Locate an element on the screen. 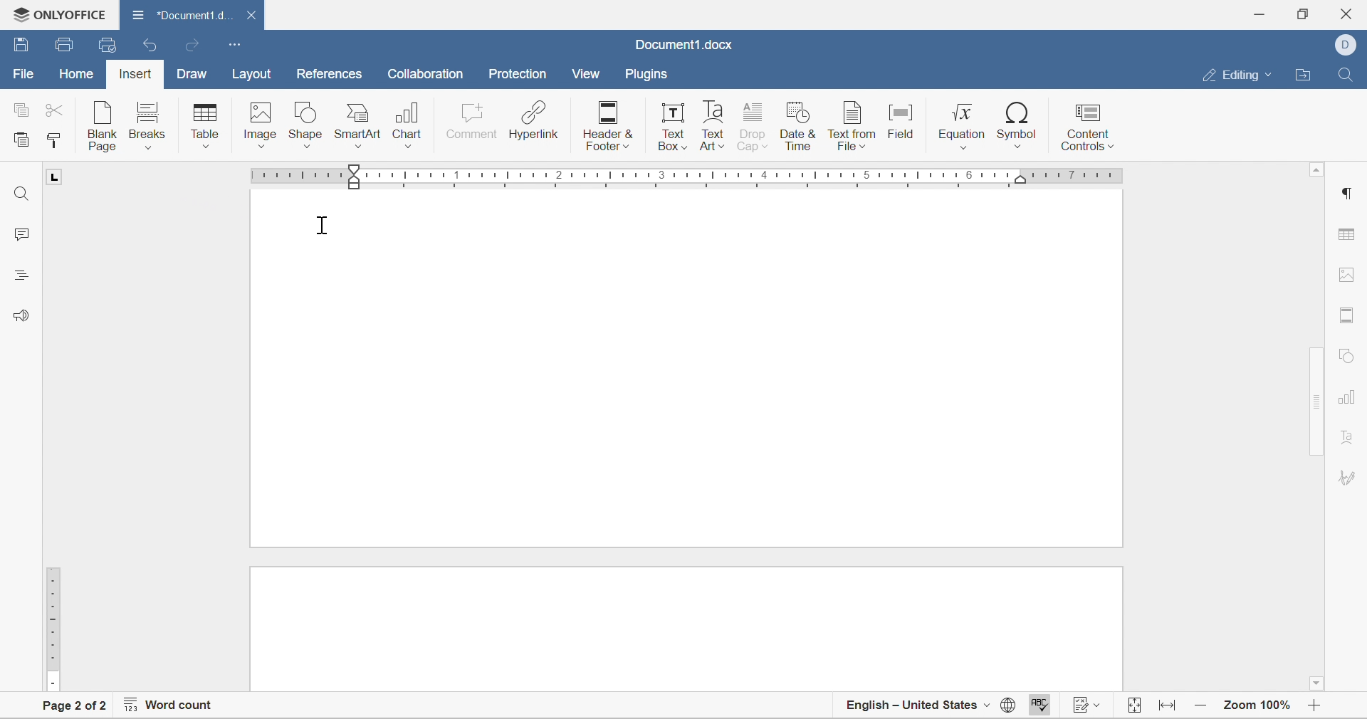 The height and width of the screenshot is (719, 1367). Page 2 of 2 is located at coordinates (74, 706).